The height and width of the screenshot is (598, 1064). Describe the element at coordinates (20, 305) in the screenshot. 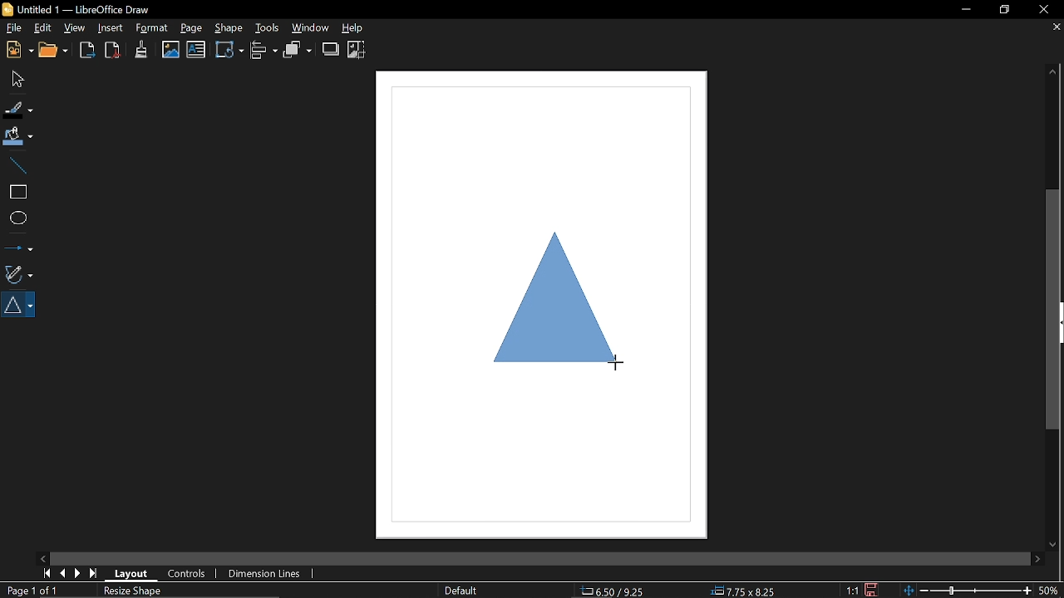

I see `Basic shapes` at that location.